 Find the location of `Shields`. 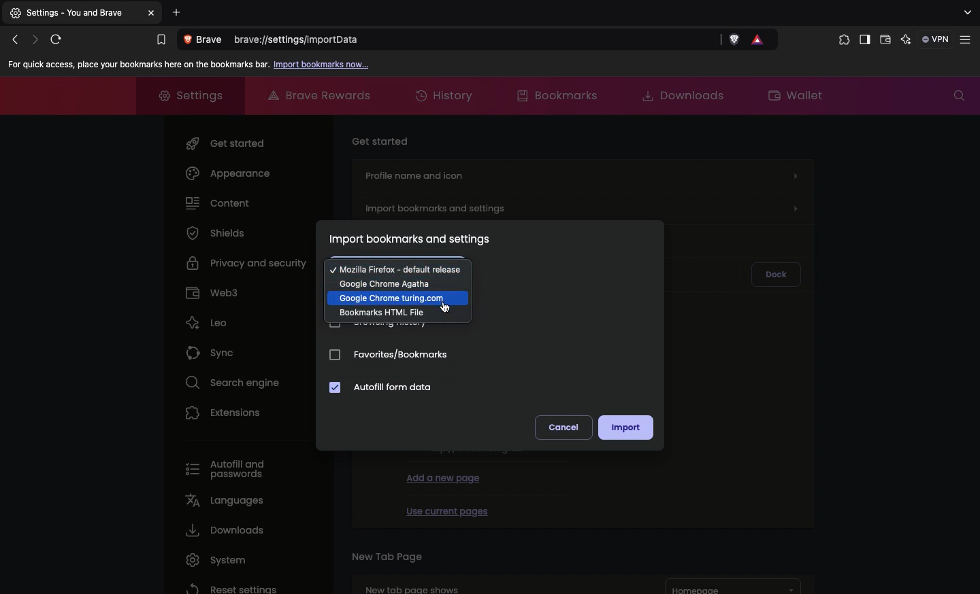

Shields is located at coordinates (216, 232).